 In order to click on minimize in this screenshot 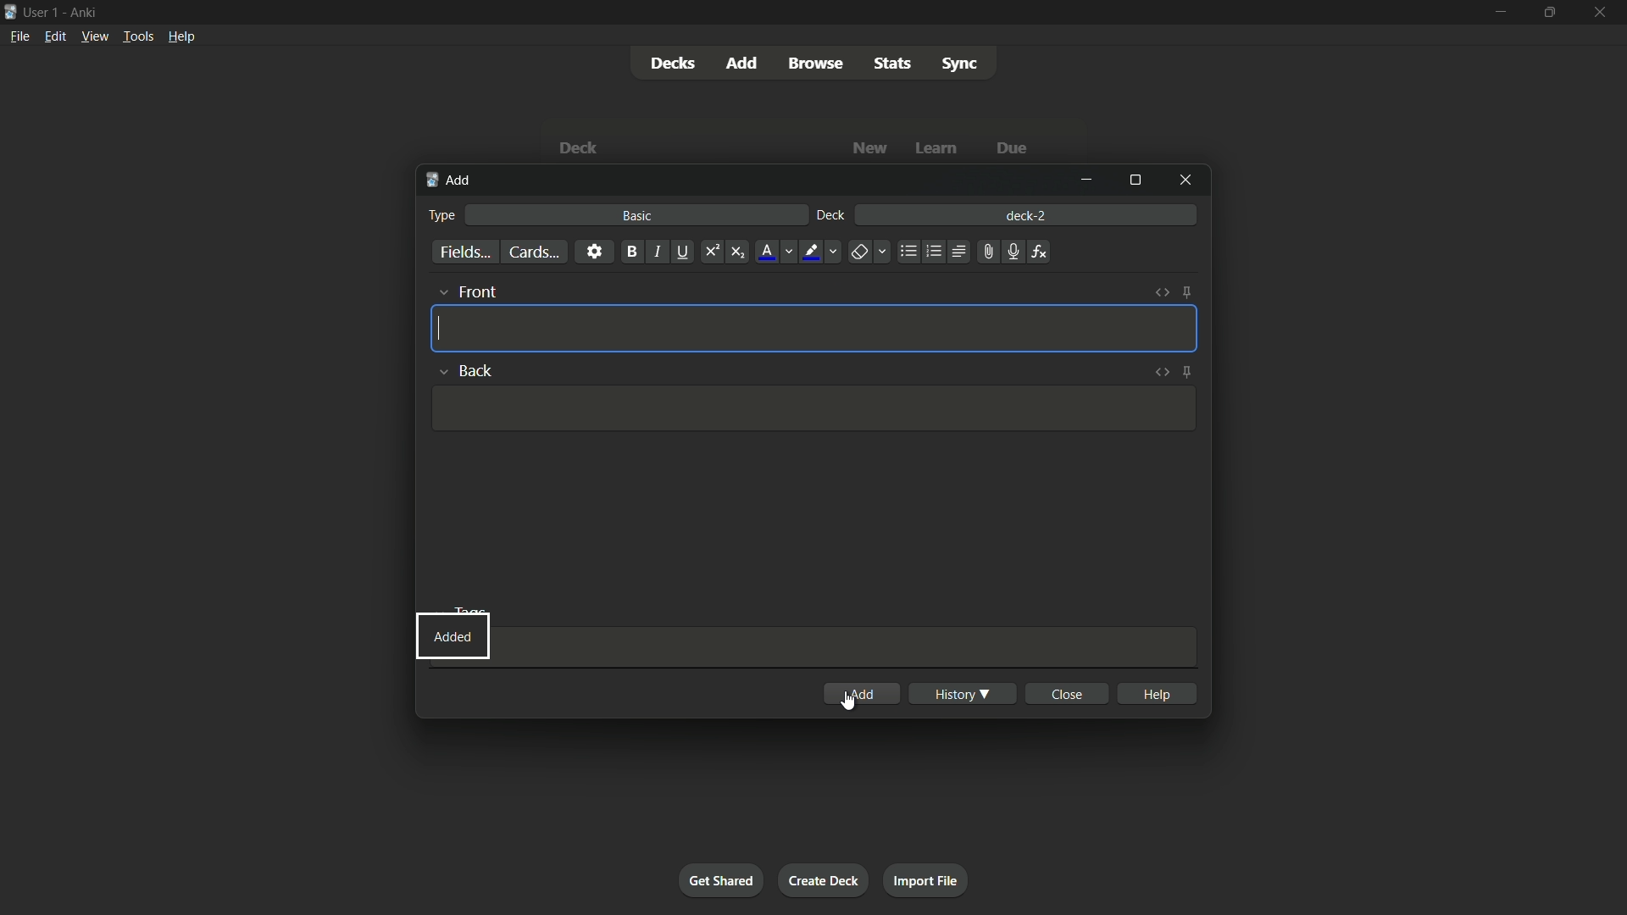, I will do `click(1091, 181)`.